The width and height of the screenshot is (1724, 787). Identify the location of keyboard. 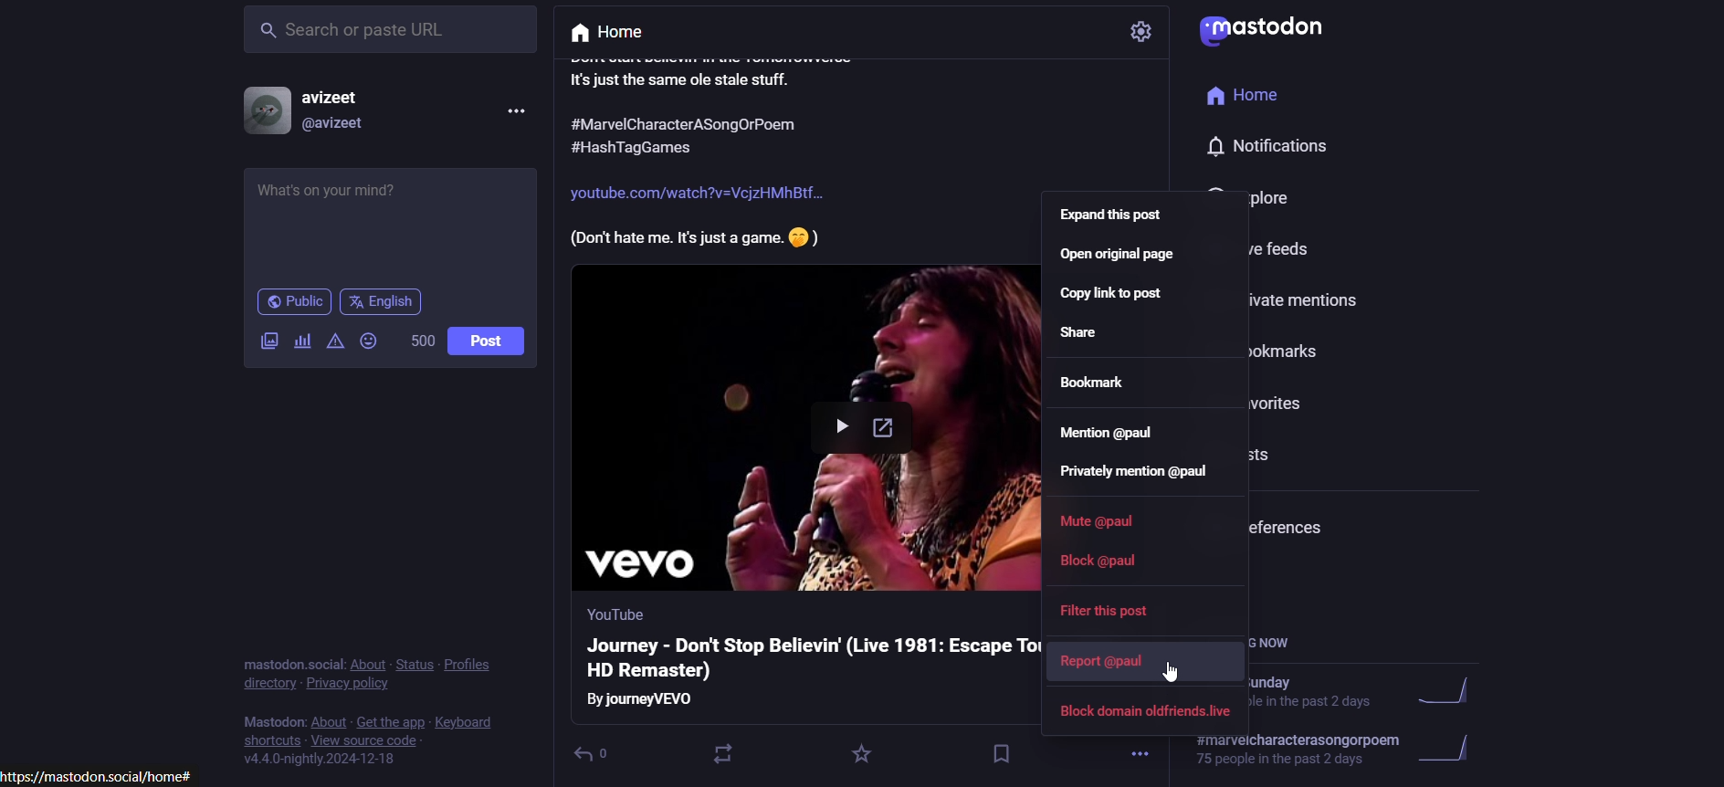
(469, 716).